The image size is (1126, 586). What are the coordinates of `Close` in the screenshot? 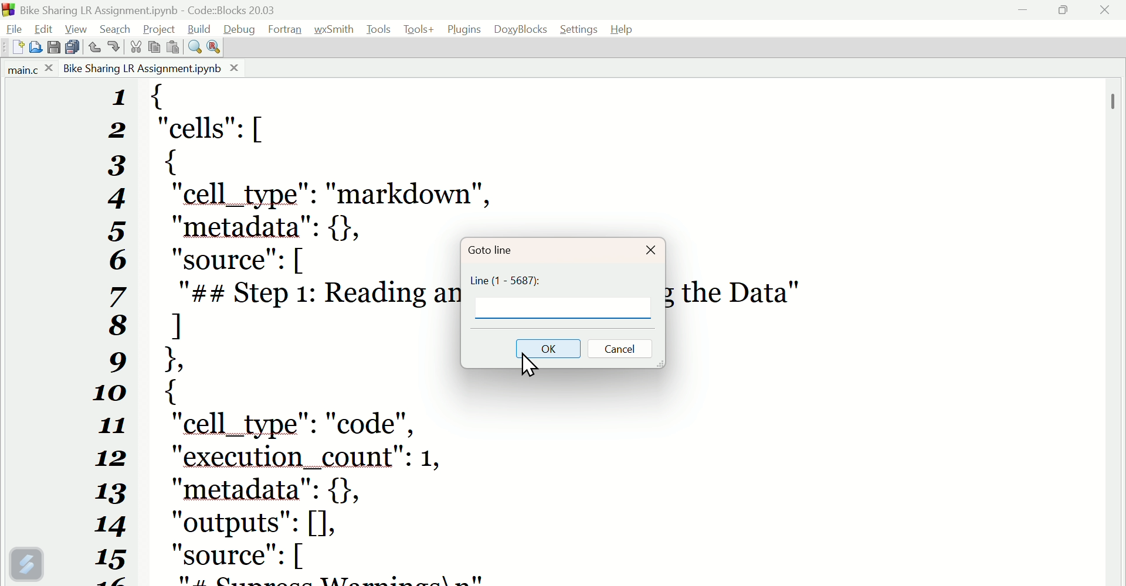 It's located at (1105, 15).